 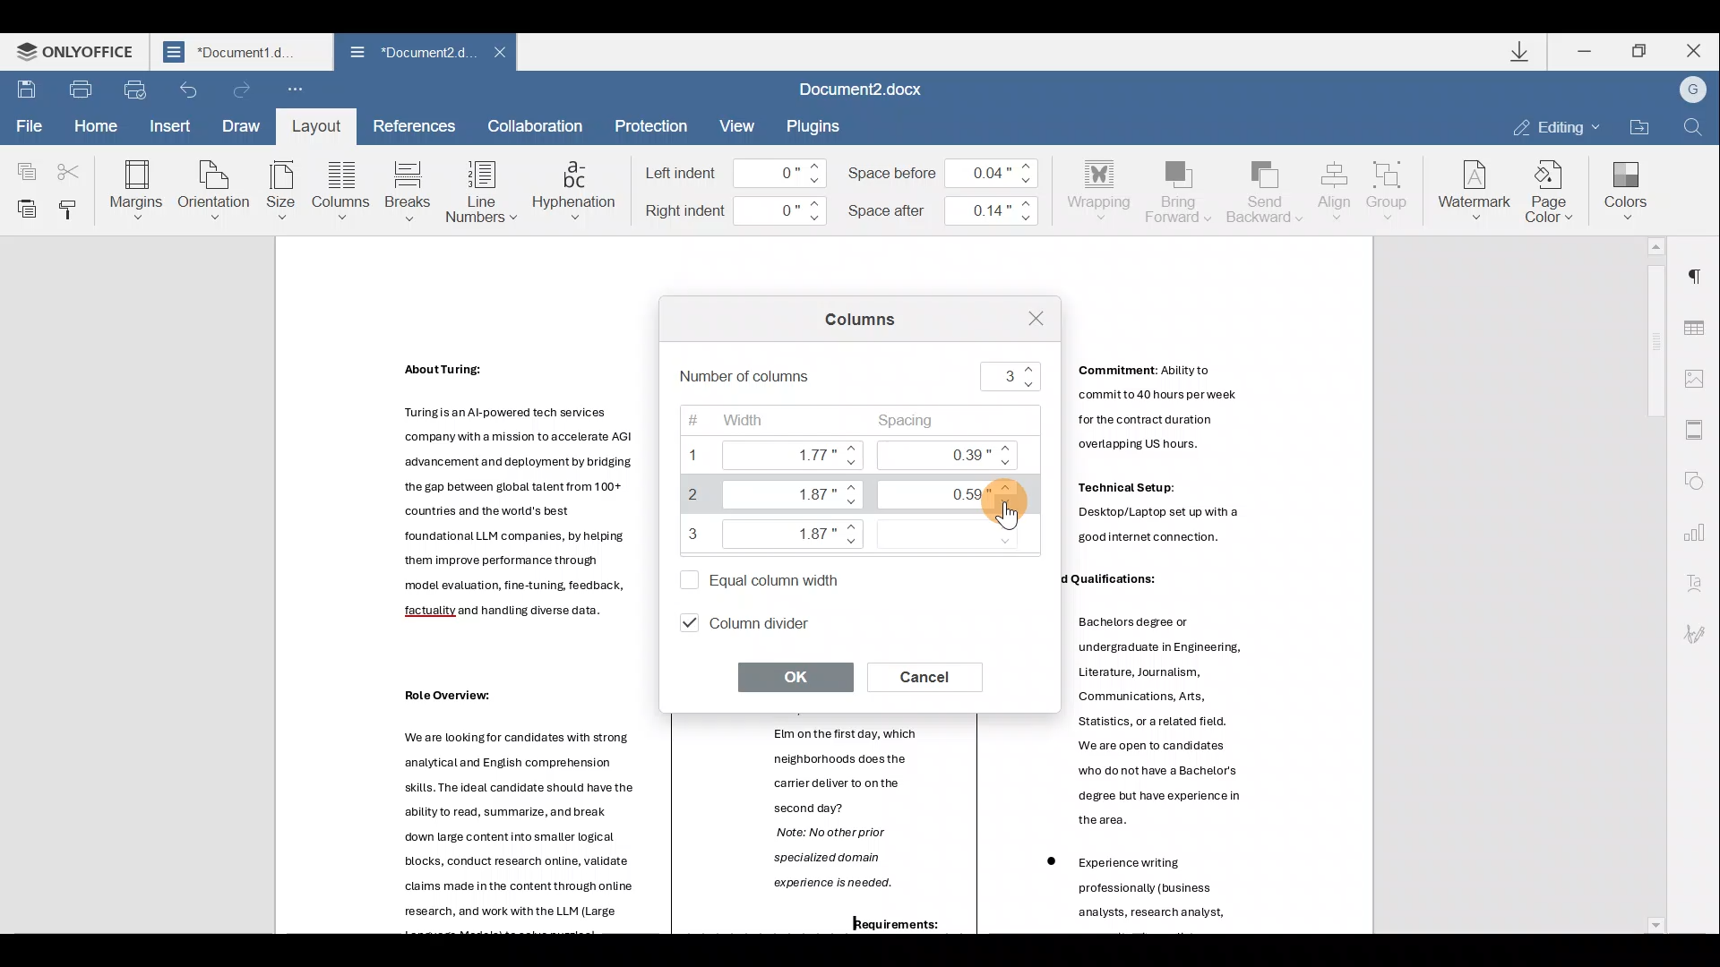 I want to click on Customize quick access toolbar, so click(x=296, y=90).